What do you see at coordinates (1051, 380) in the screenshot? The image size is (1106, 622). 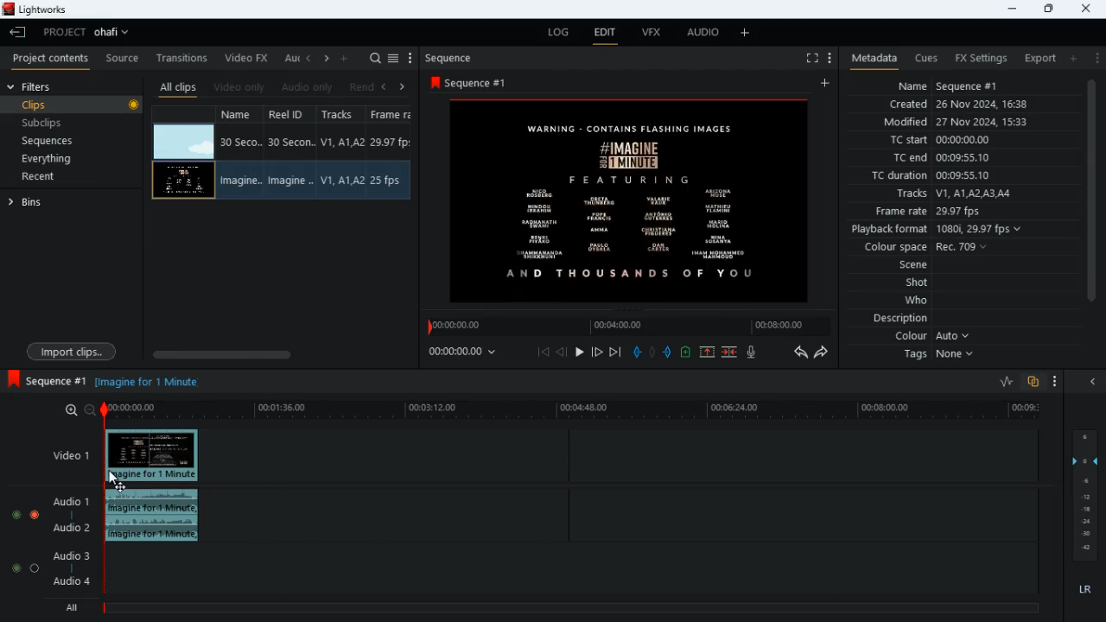 I see `more` at bounding box center [1051, 380].